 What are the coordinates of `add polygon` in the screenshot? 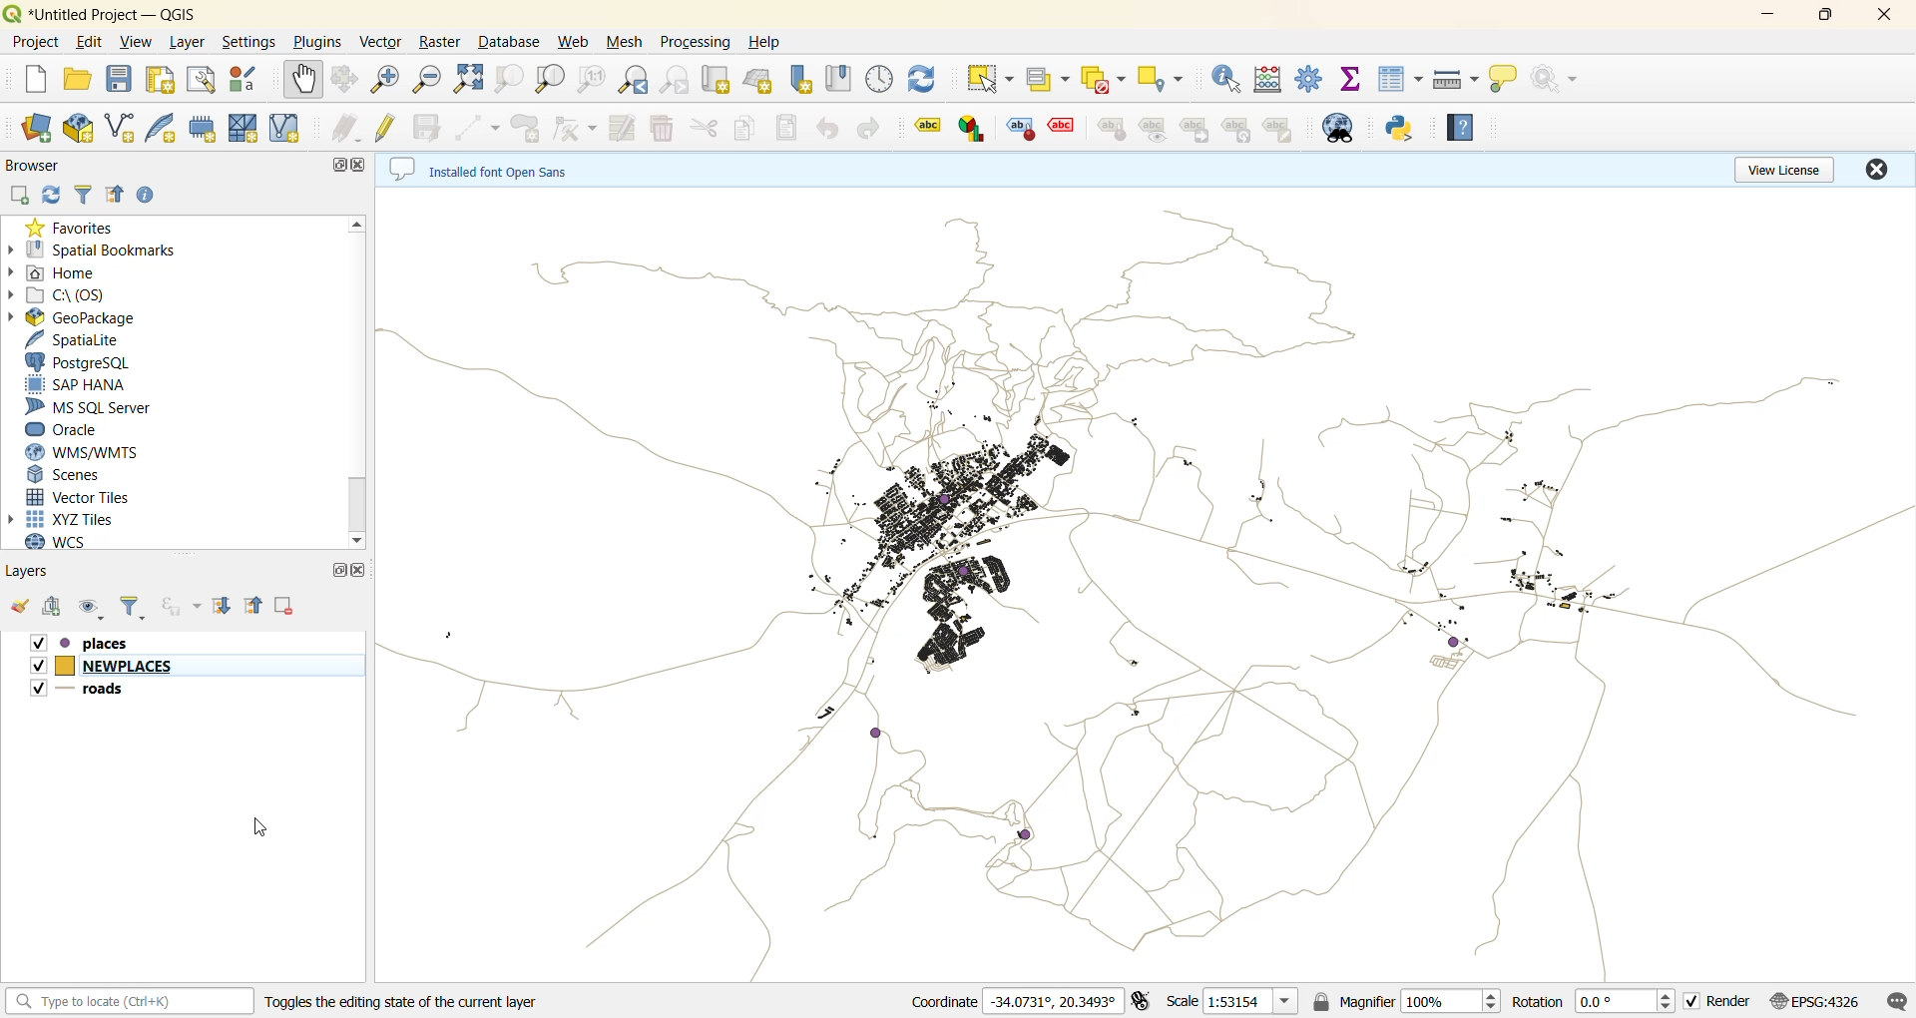 It's located at (526, 127).